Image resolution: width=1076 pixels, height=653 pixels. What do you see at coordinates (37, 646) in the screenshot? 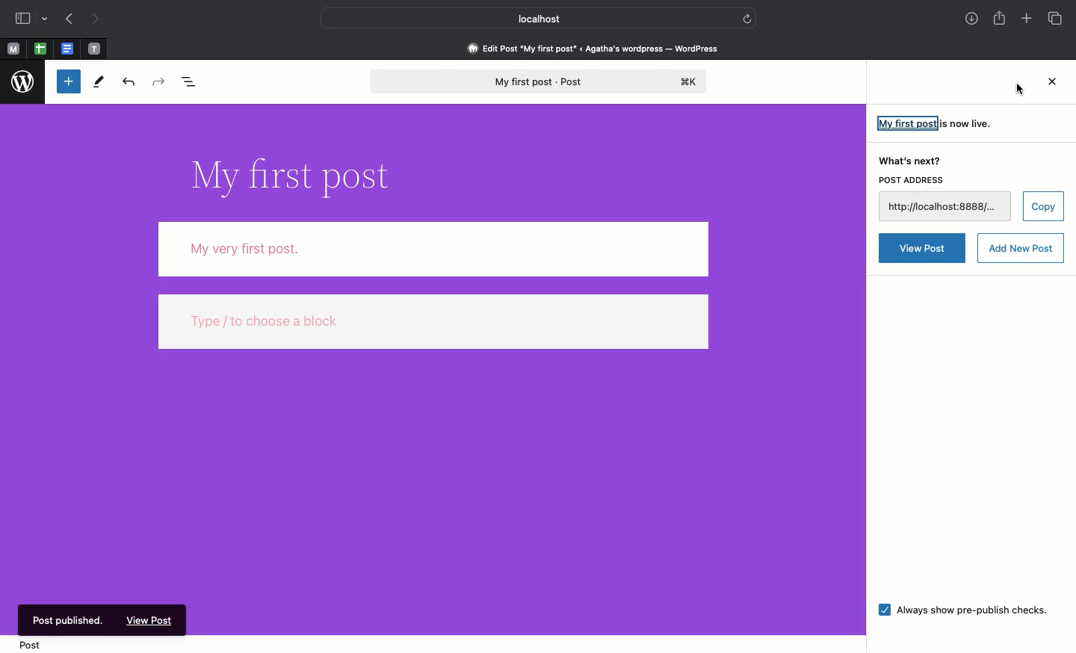
I see `Post` at bounding box center [37, 646].